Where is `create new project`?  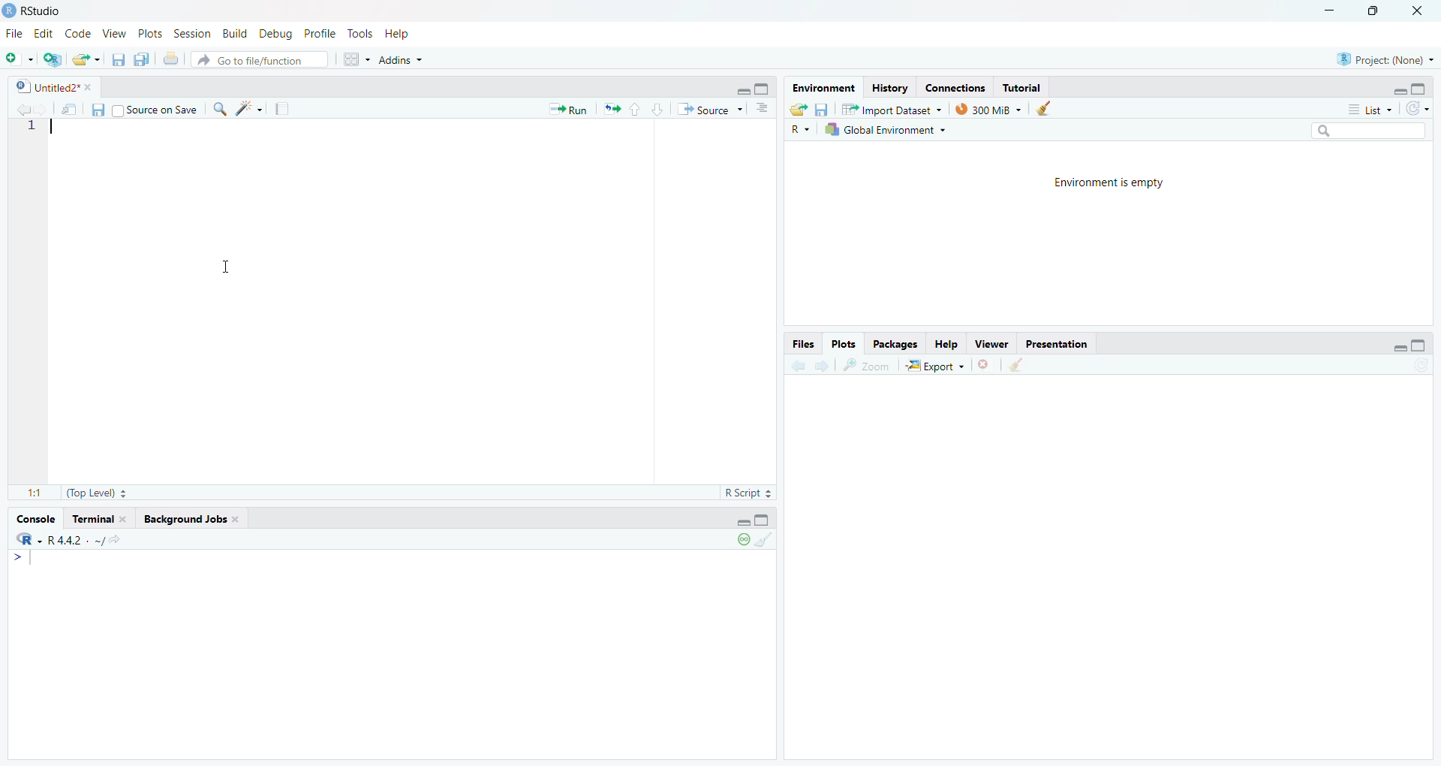 create new project is located at coordinates (50, 58).